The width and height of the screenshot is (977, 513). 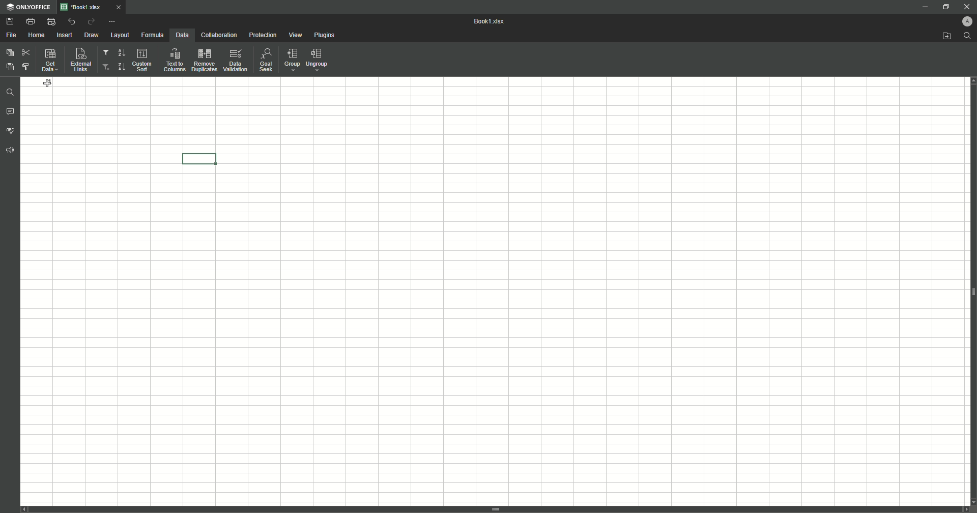 What do you see at coordinates (38, 35) in the screenshot?
I see `Home` at bounding box center [38, 35].